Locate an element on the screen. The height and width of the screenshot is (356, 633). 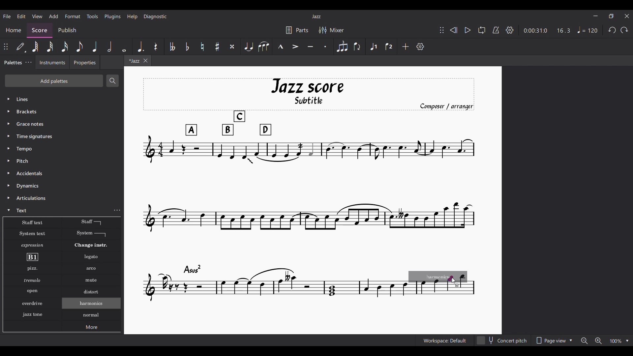
Accent is located at coordinates (295, 46).